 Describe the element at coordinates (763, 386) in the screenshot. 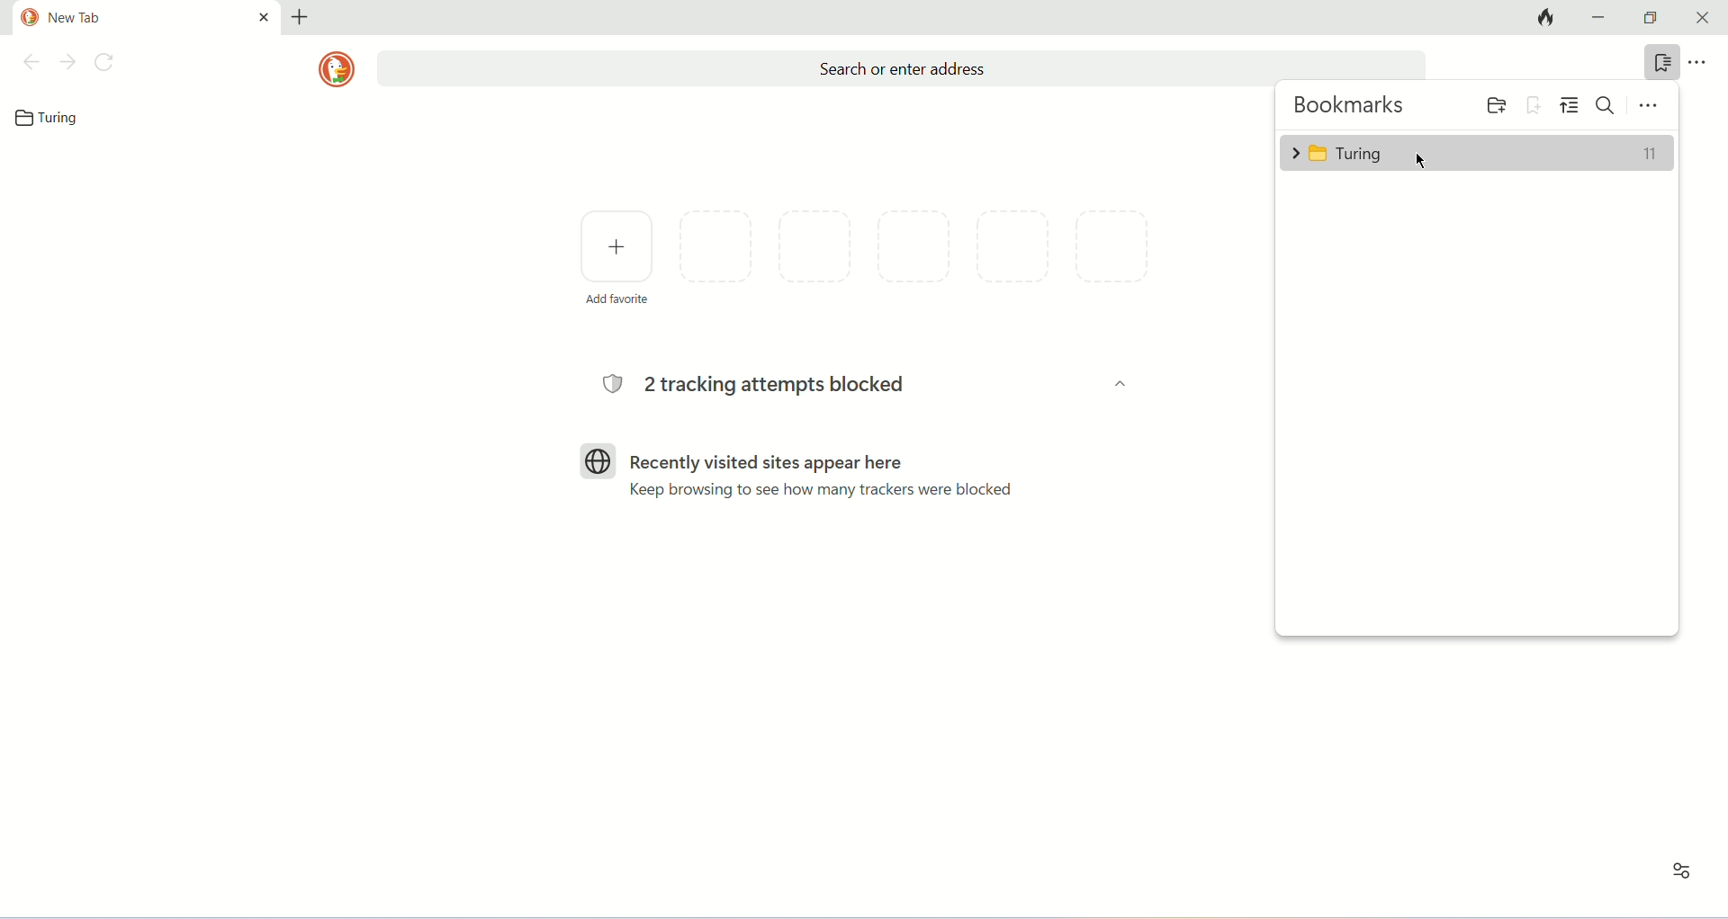

I see ` 2 tracking attempts blocked` at that location.